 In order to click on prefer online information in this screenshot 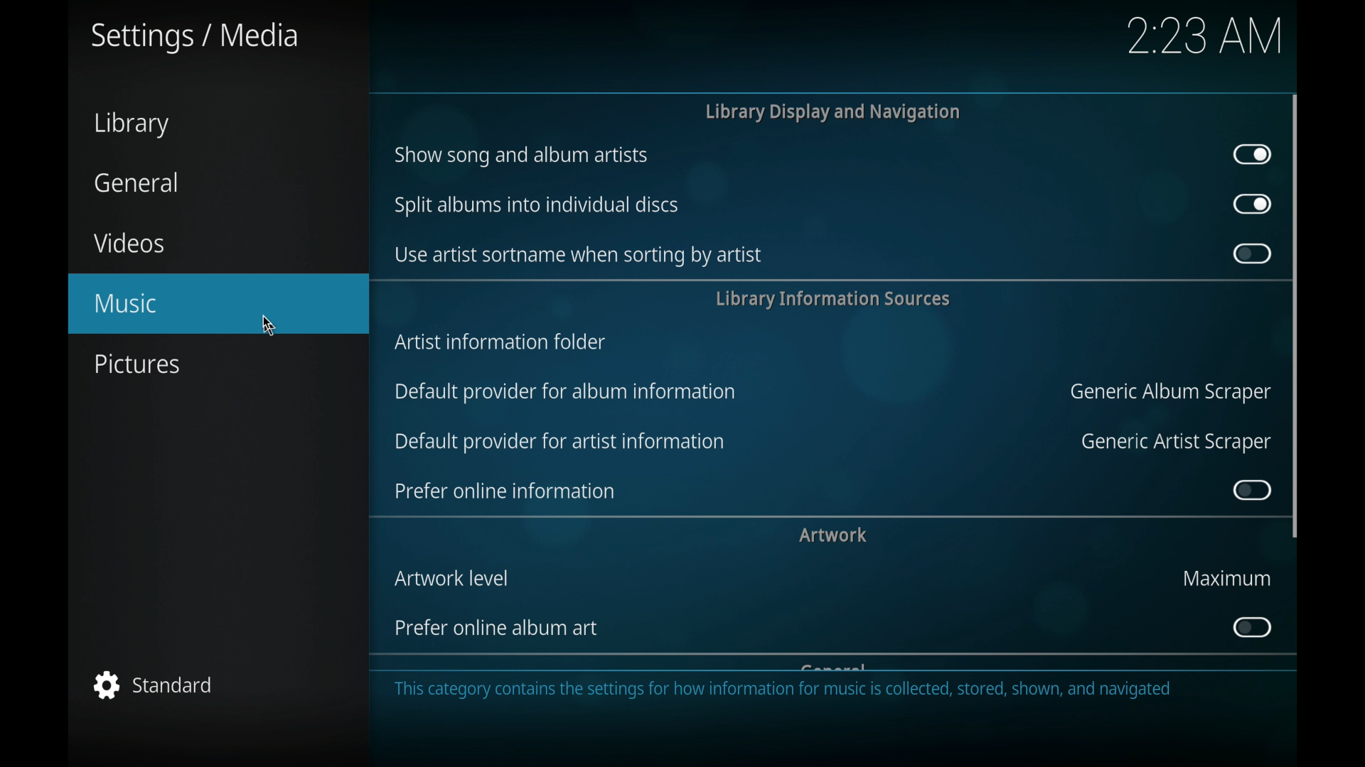, I will do `click(505, 491)`.